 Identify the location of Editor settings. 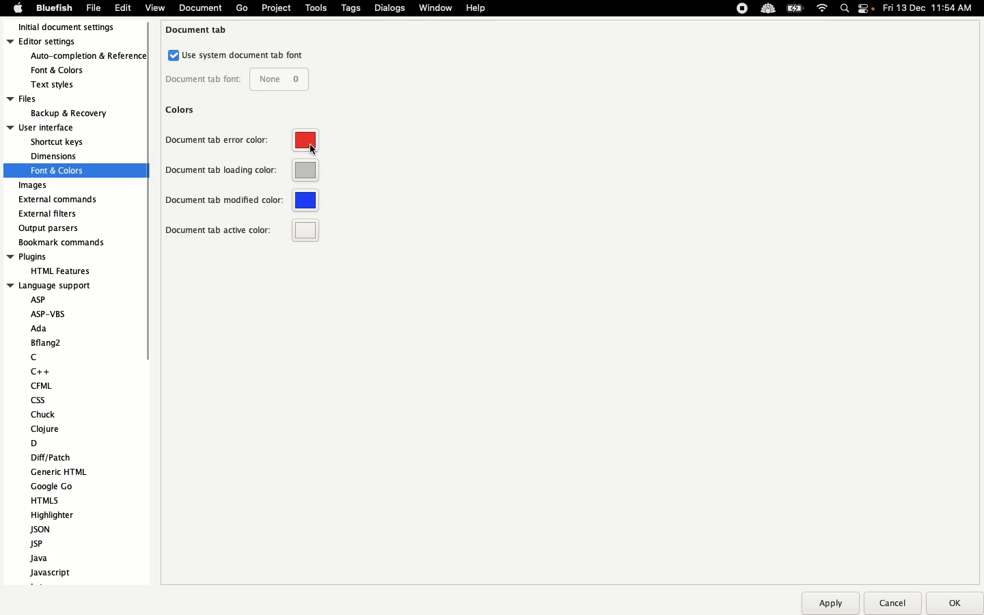
(74, 42).